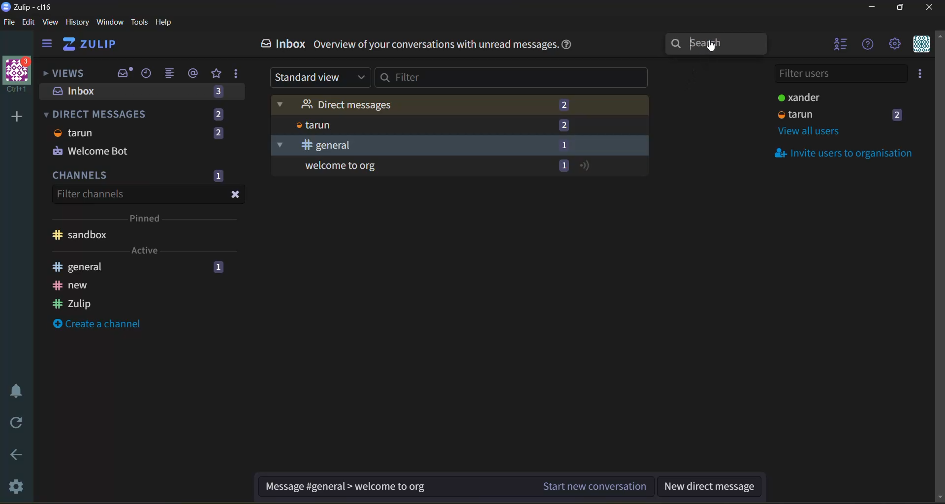  Describe the element at coordinates (939, 267) in the screenshot. I see `scroll bar` at that location.